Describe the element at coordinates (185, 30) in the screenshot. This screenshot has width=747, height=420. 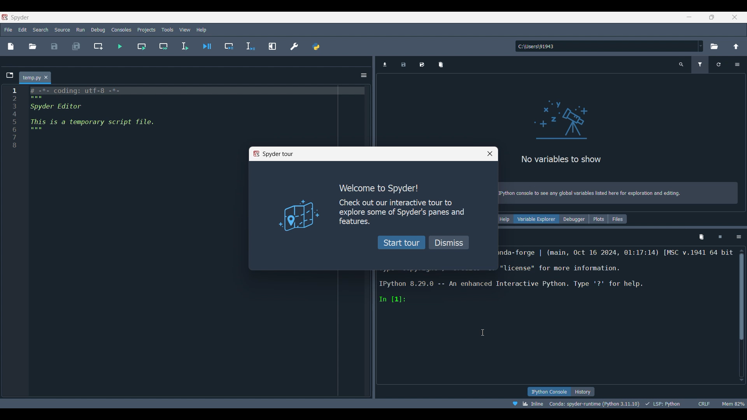
I see `View menu` at that location.